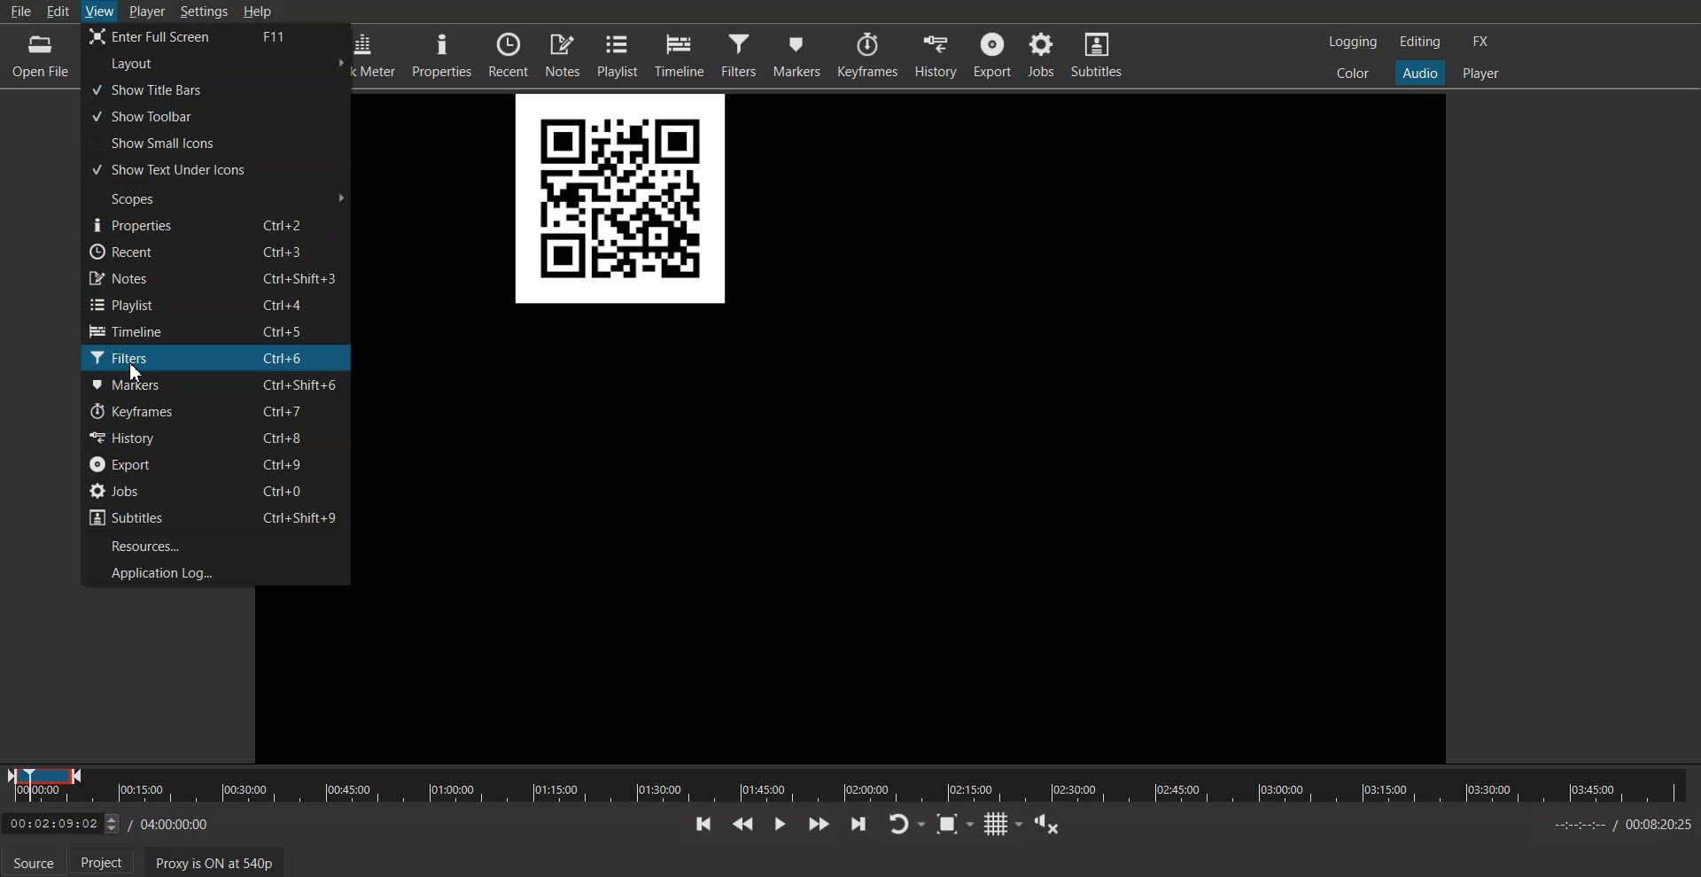 The width and height of the screenshot is (1701, 877). I want to click on Proxy is ON at 540p, so click(214, 862).